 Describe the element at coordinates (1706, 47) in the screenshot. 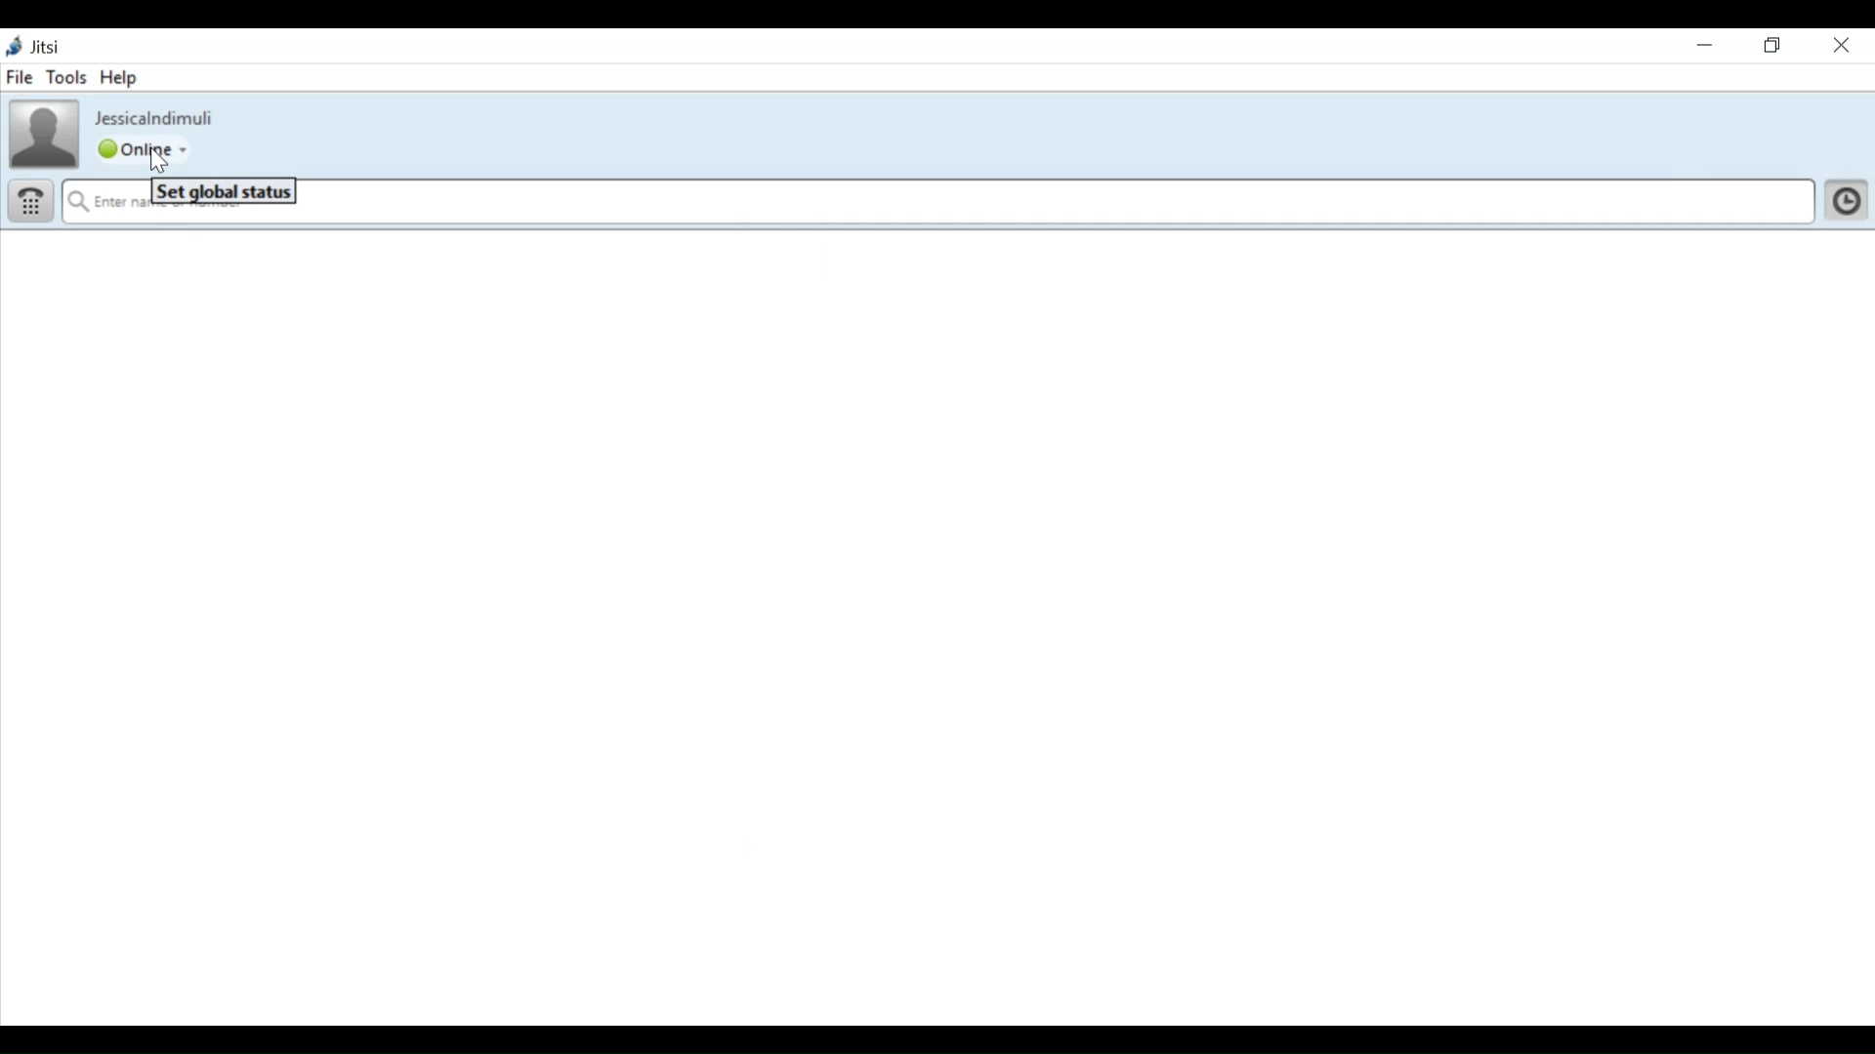

I see `Minimize` at that location.